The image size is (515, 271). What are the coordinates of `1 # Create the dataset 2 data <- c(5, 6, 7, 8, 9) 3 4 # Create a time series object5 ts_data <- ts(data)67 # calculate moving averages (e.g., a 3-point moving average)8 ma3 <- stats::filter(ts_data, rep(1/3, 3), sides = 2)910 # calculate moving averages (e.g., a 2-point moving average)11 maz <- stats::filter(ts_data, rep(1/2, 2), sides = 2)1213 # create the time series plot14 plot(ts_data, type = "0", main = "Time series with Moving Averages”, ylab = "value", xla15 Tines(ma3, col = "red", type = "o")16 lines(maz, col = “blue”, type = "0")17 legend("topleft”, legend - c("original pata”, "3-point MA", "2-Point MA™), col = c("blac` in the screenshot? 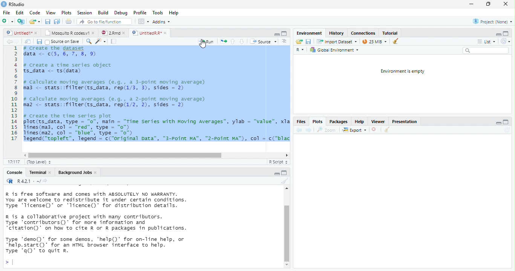 It's located at (149, 94).